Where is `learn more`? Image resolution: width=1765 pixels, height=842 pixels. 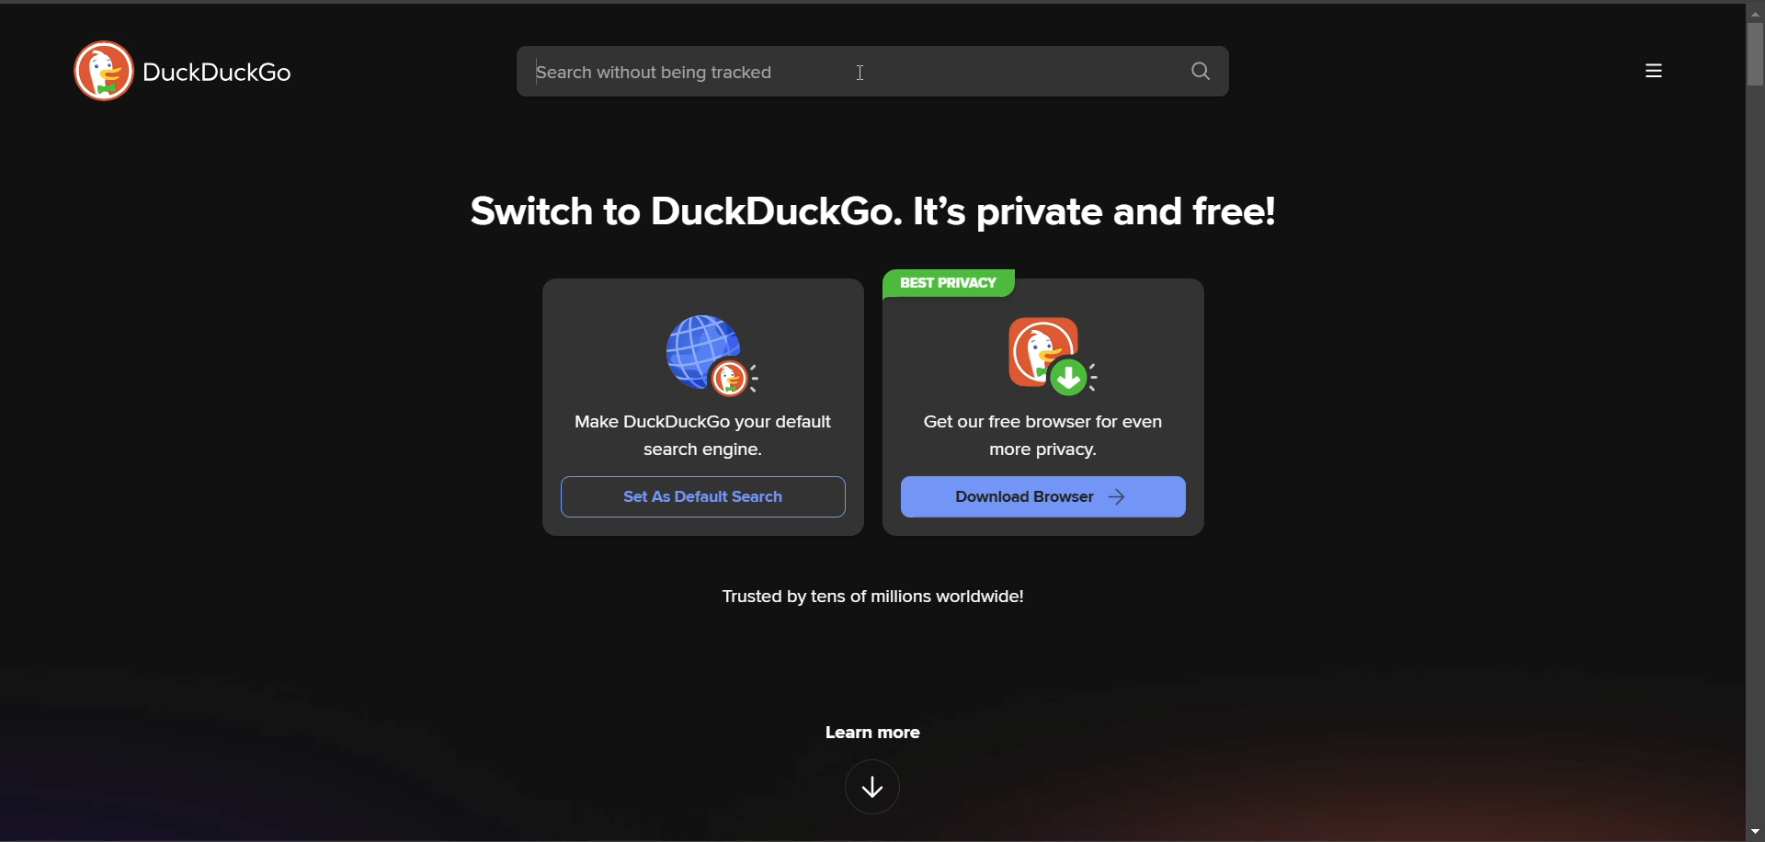
learn more is located at coordinates (873, 734).